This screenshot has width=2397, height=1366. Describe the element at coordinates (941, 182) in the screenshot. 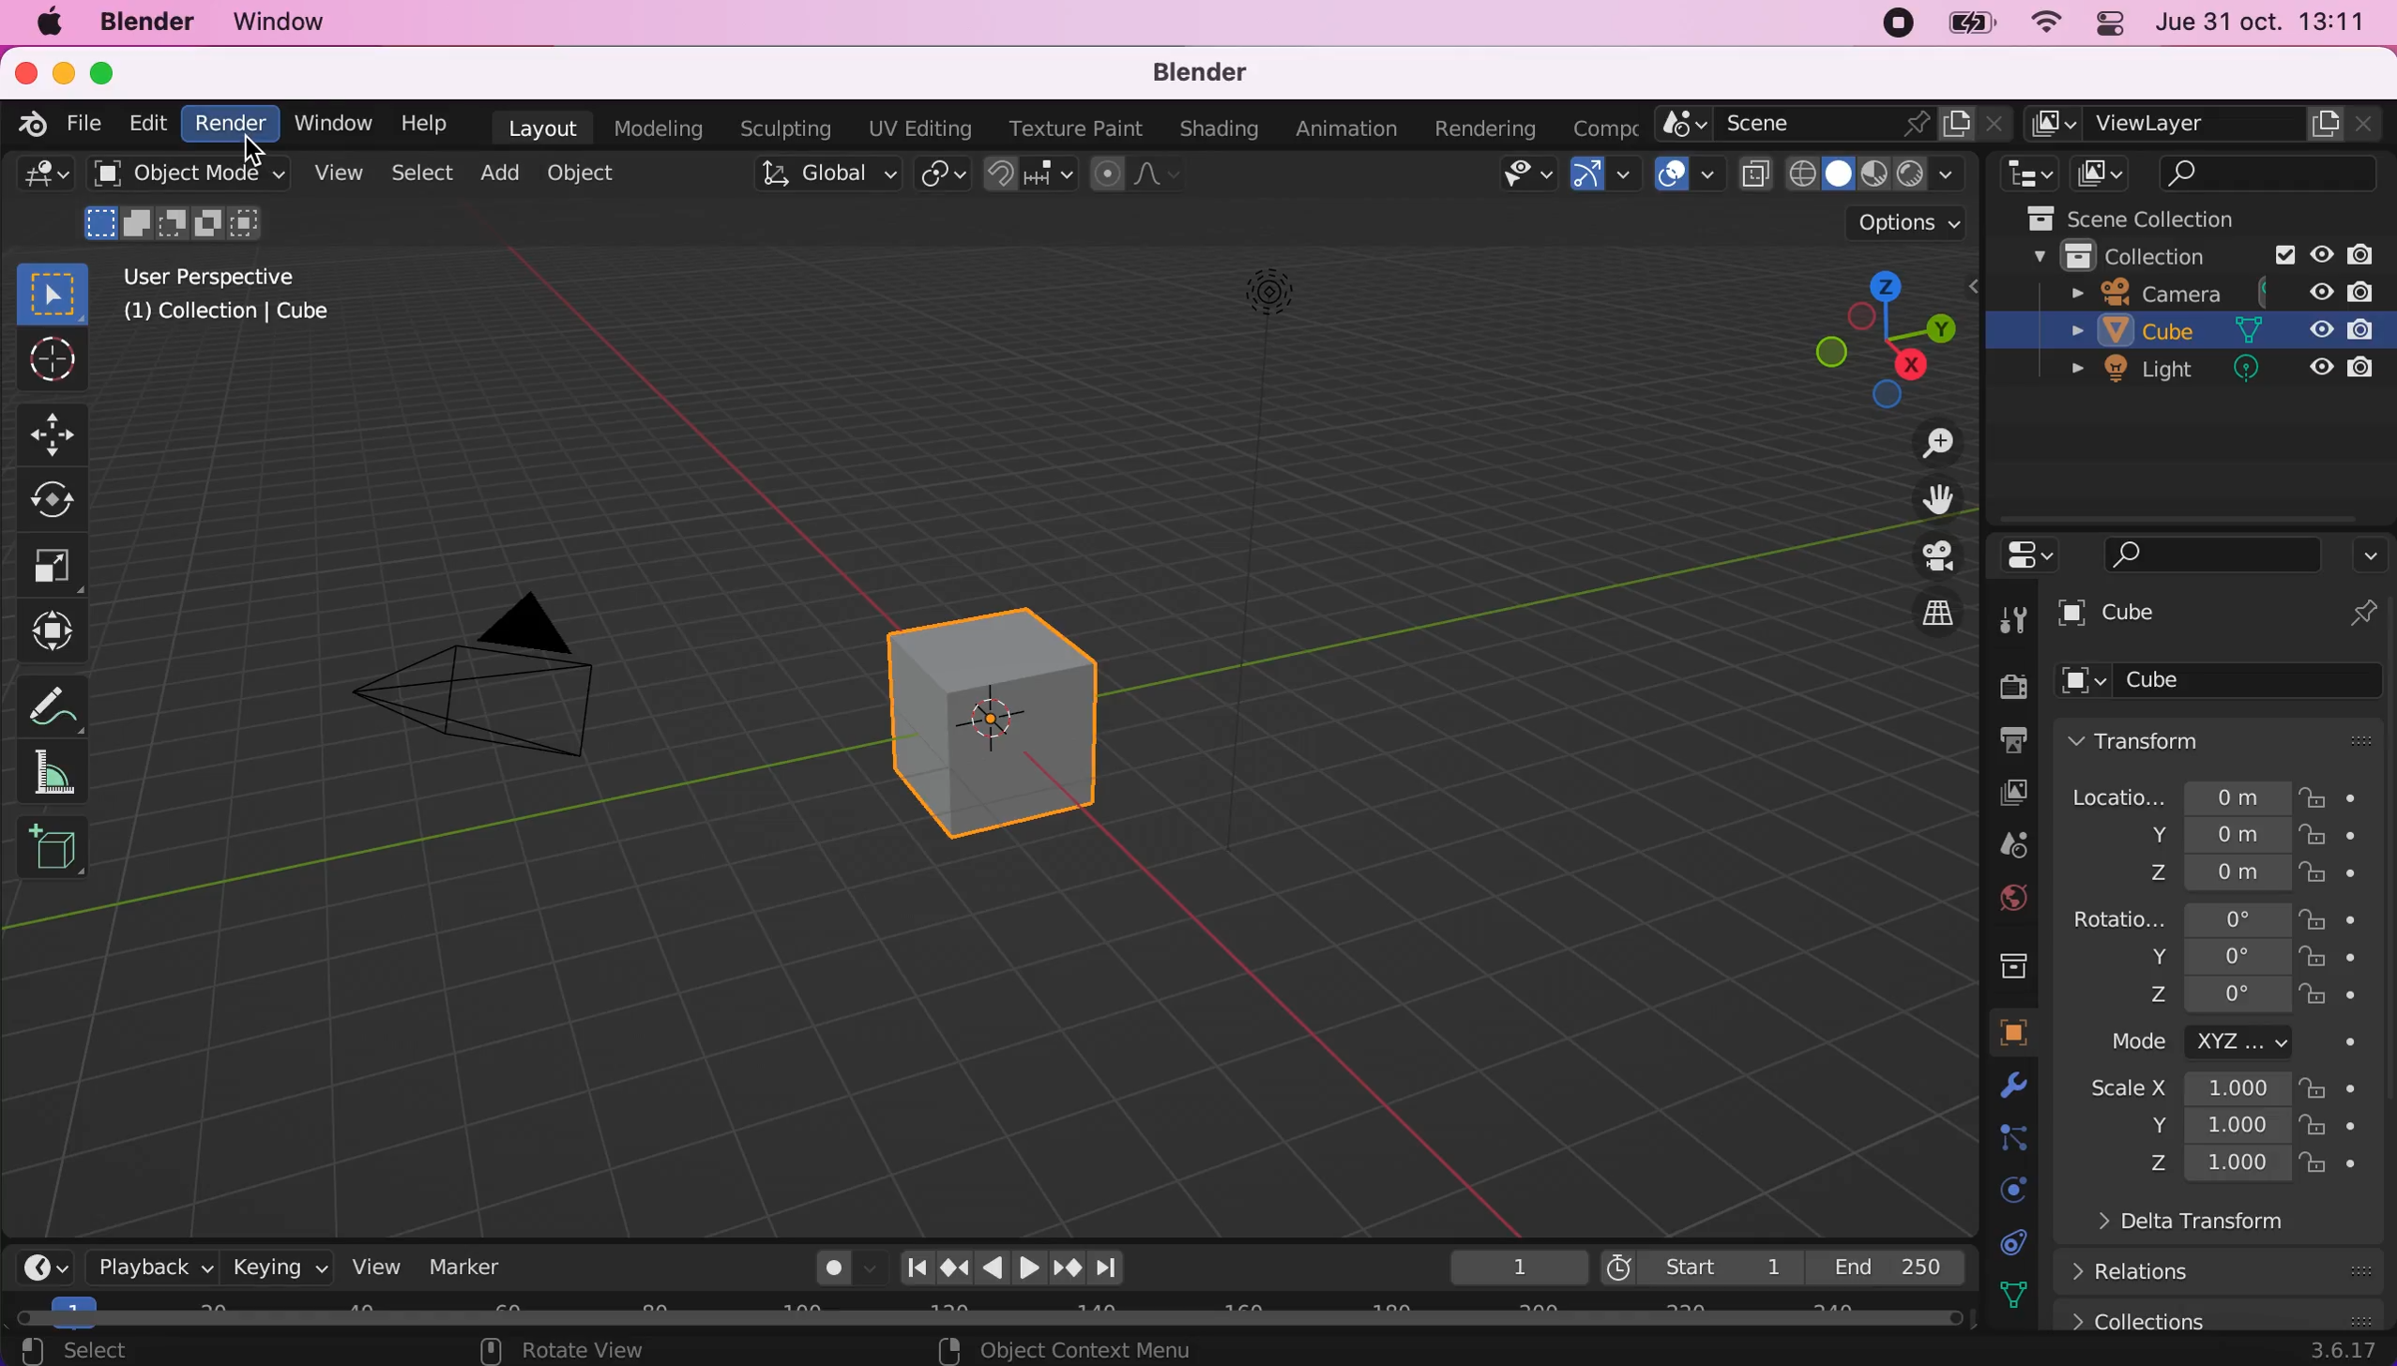

I see `transform pivot` at that location.